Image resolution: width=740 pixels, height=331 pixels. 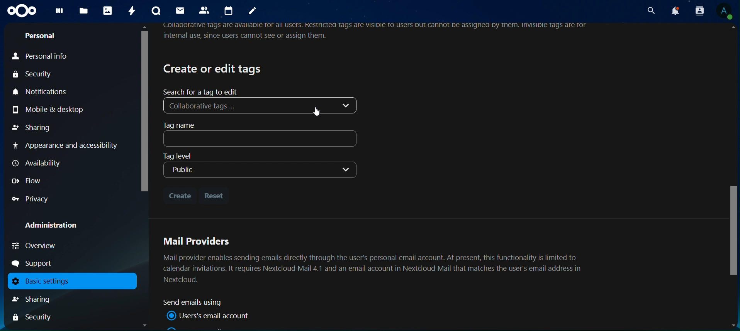 I want to click on reset, so click(x=216, y=196).